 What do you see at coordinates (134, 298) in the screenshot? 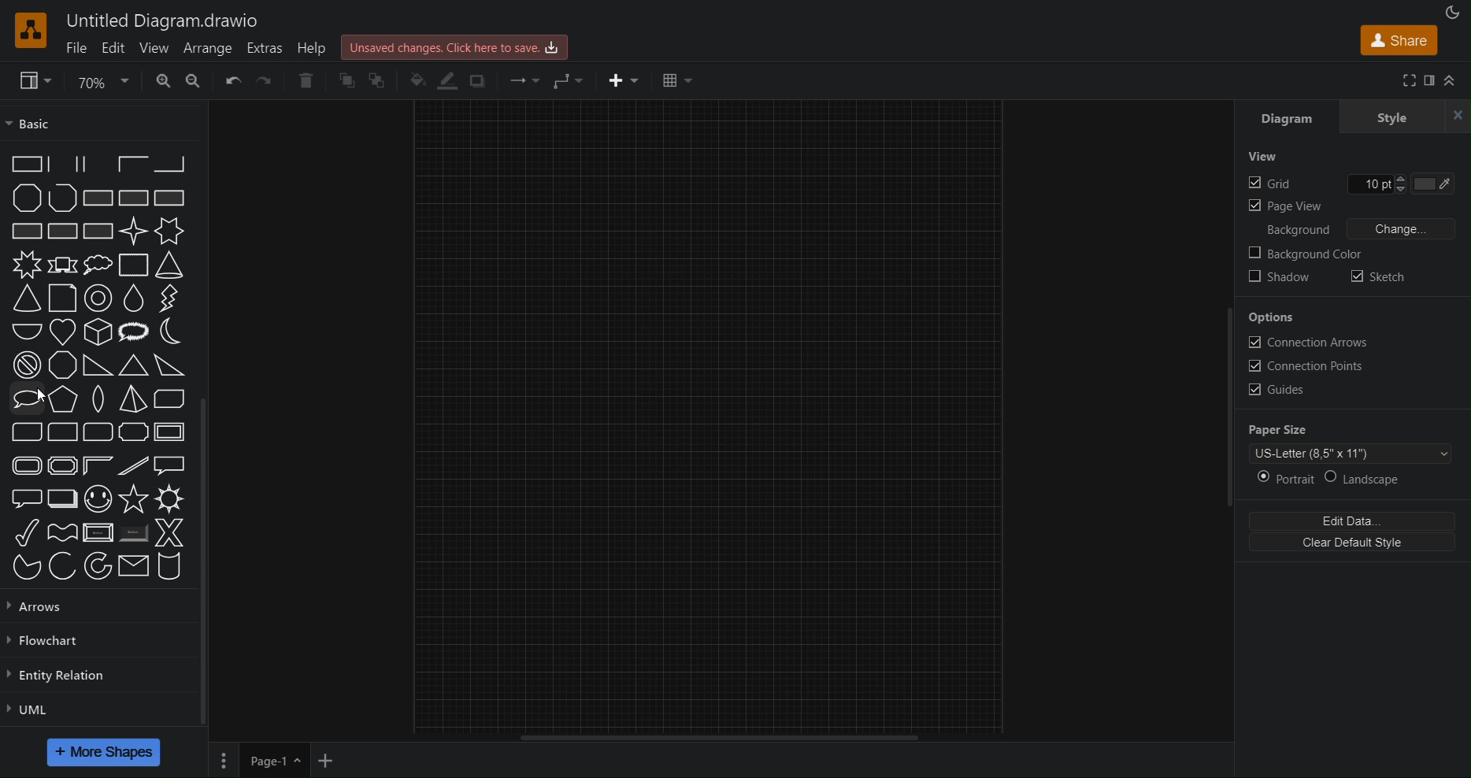
I see `Drop` at bounding box center [134, 298].